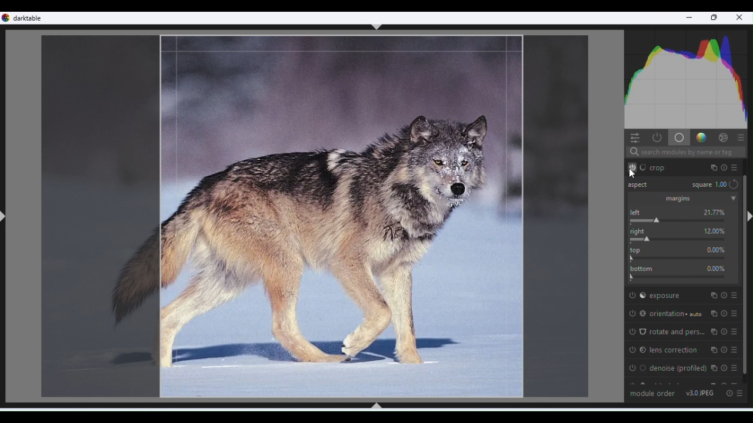 This screenshot has height=423, width=753. I want to click on deNoise, so click(685, 368).